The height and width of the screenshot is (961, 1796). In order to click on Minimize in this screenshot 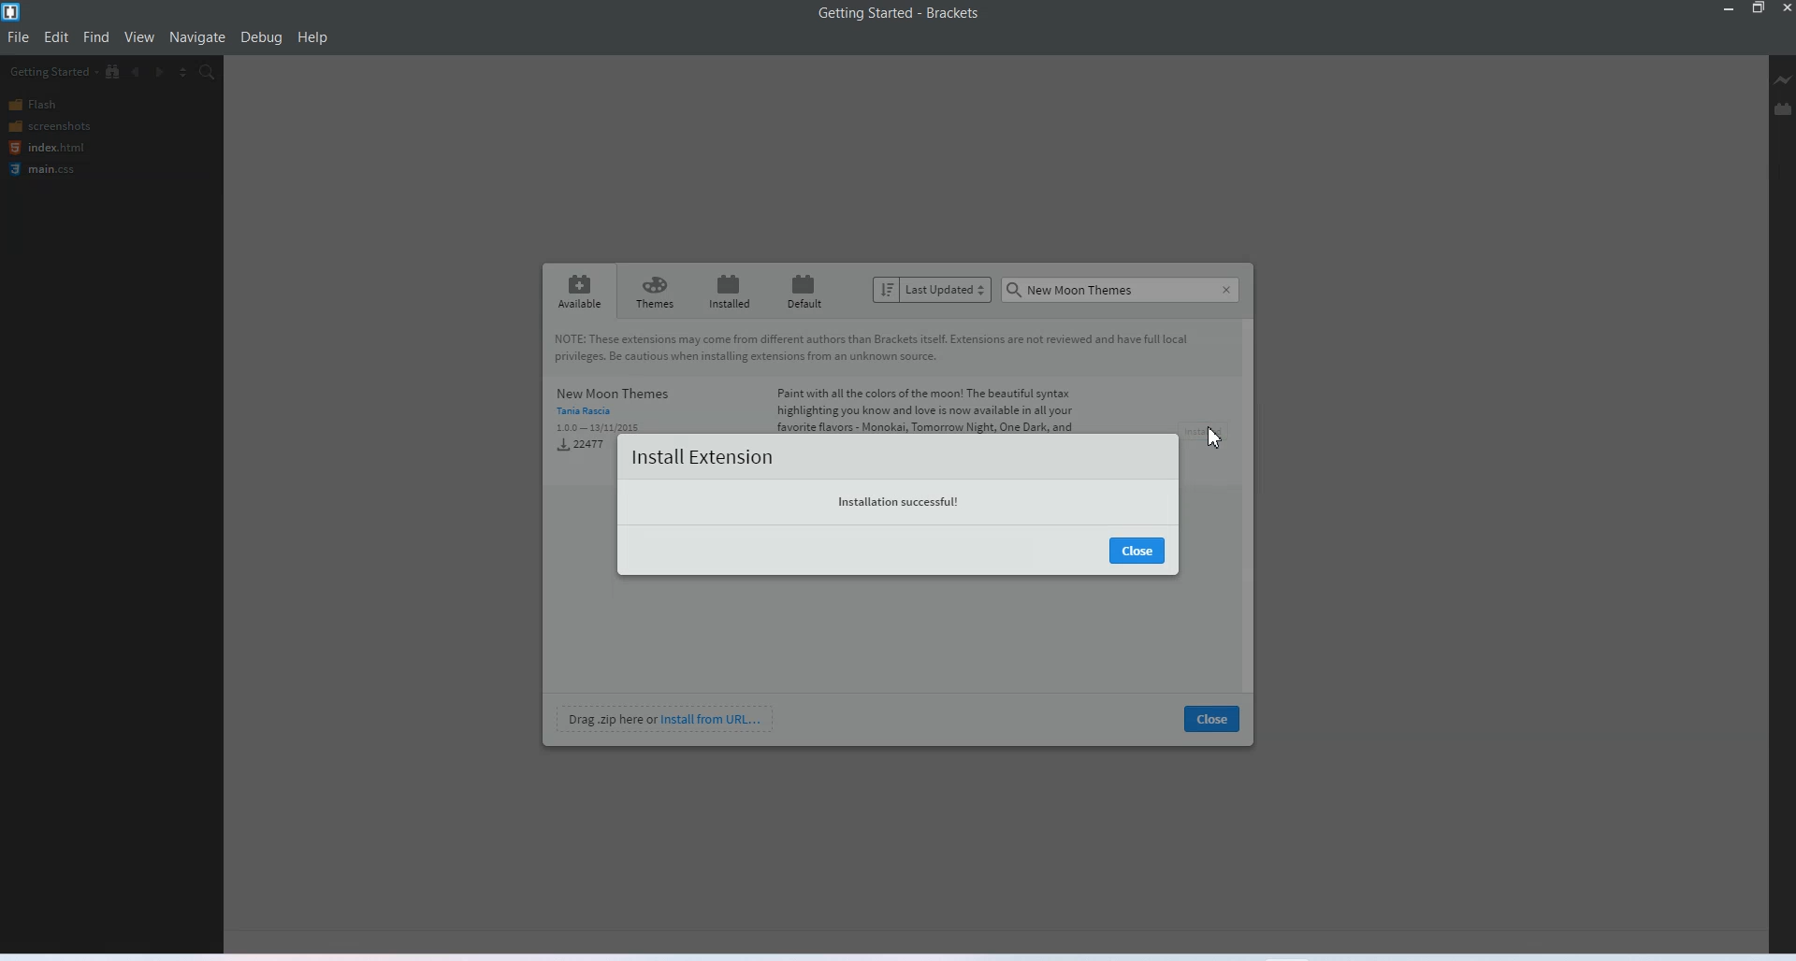, I will do `click(1731, 9)`.